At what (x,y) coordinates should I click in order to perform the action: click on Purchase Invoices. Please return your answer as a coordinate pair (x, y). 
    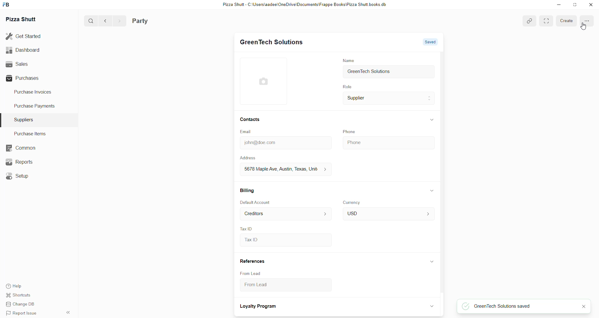
    Looking at the image, I should click on (35, 93).